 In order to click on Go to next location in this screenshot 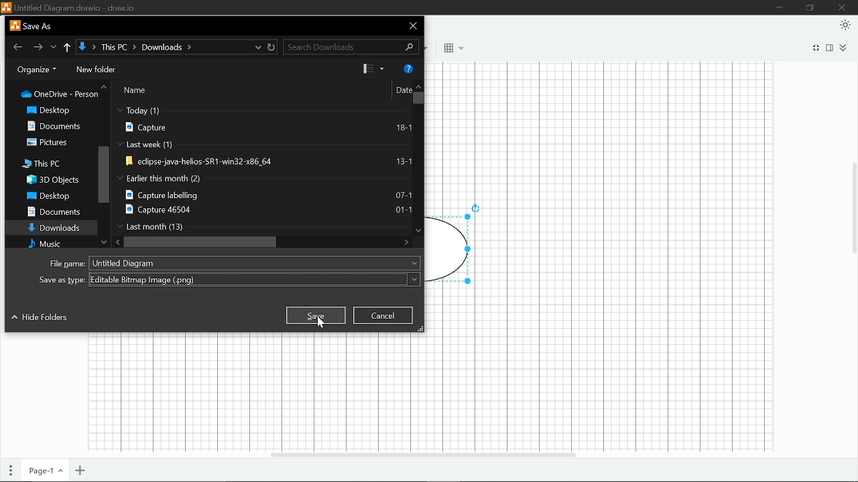, I will do `click(37, 47)`.